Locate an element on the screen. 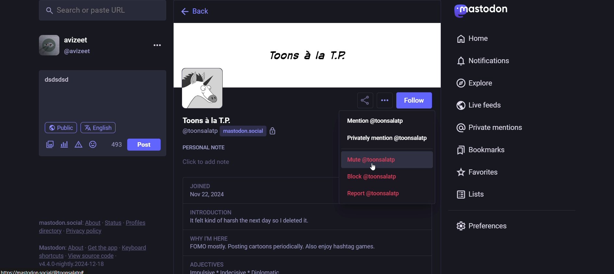 This screenshot has width=614, height=274. username is located at coordinates (81, 39).